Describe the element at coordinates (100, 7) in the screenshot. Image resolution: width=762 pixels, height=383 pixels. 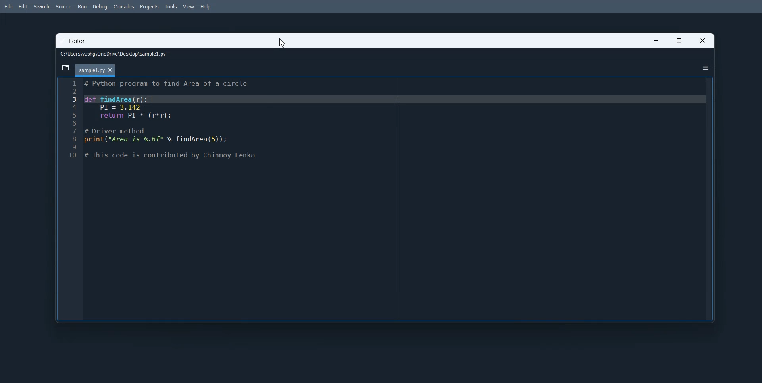
I see `Debug` at that location.